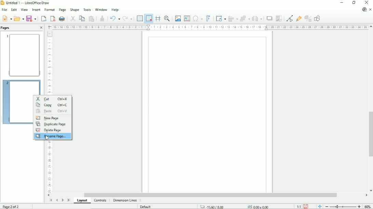 This screenshot has height=209, width=373. What do you see at coordinates (49, 10) in the screenshot?
I see `Format` at bounding box center [49, 10].